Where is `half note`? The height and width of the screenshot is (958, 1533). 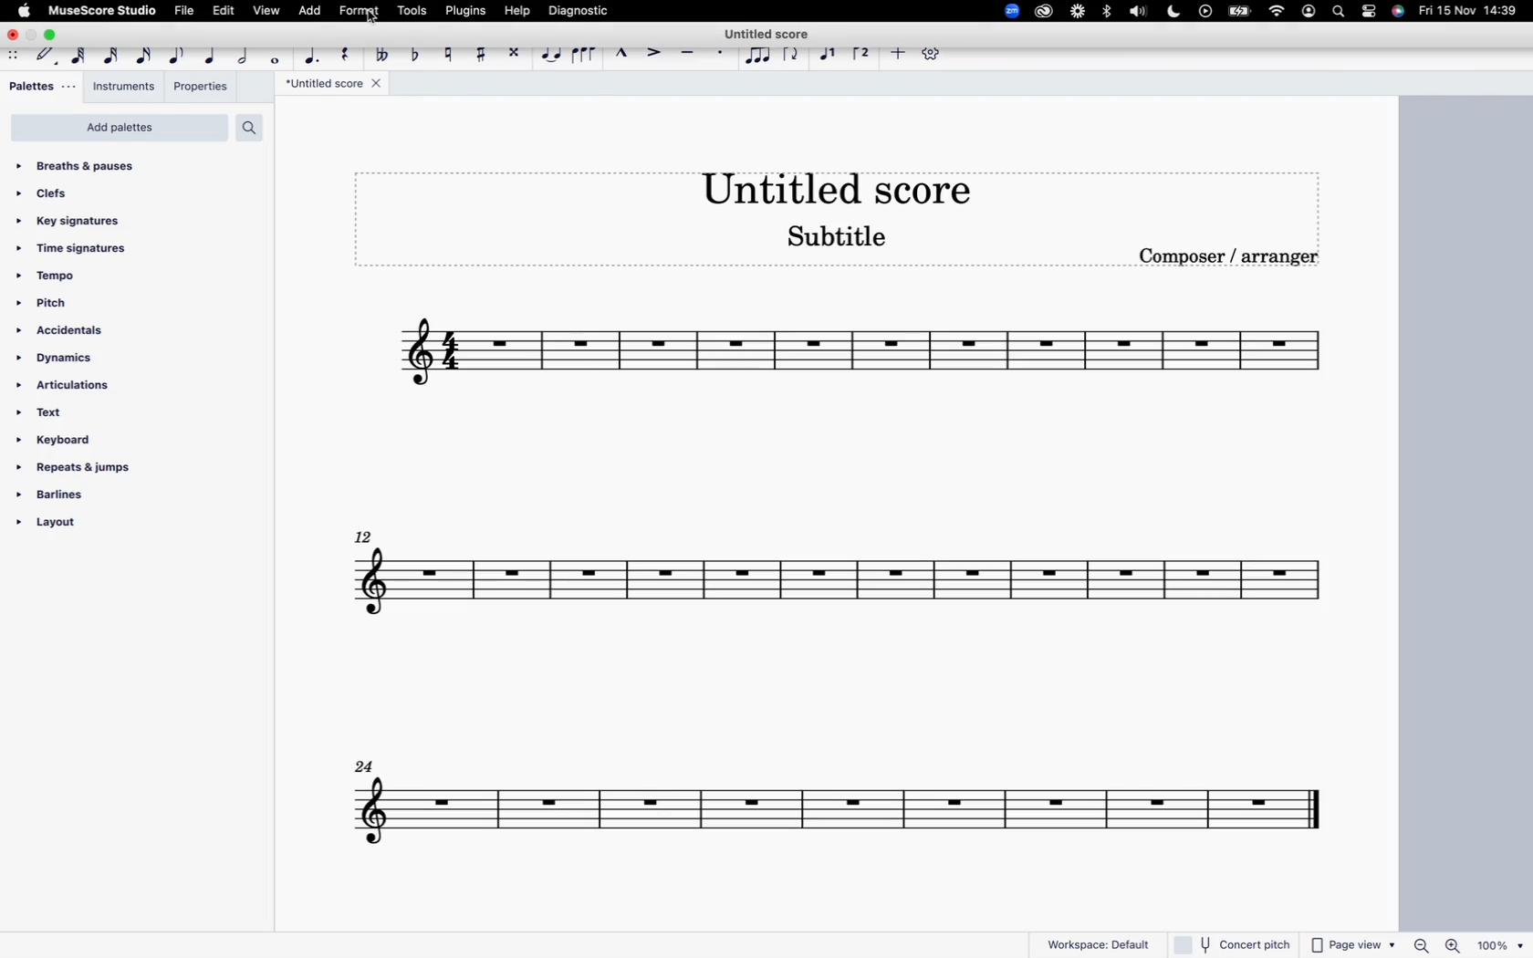 half note is located at coordinates (246, 58).